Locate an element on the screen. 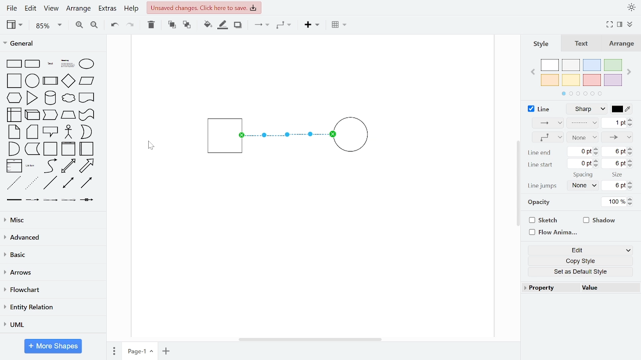  change opacity is located at coordinates (618, 202).